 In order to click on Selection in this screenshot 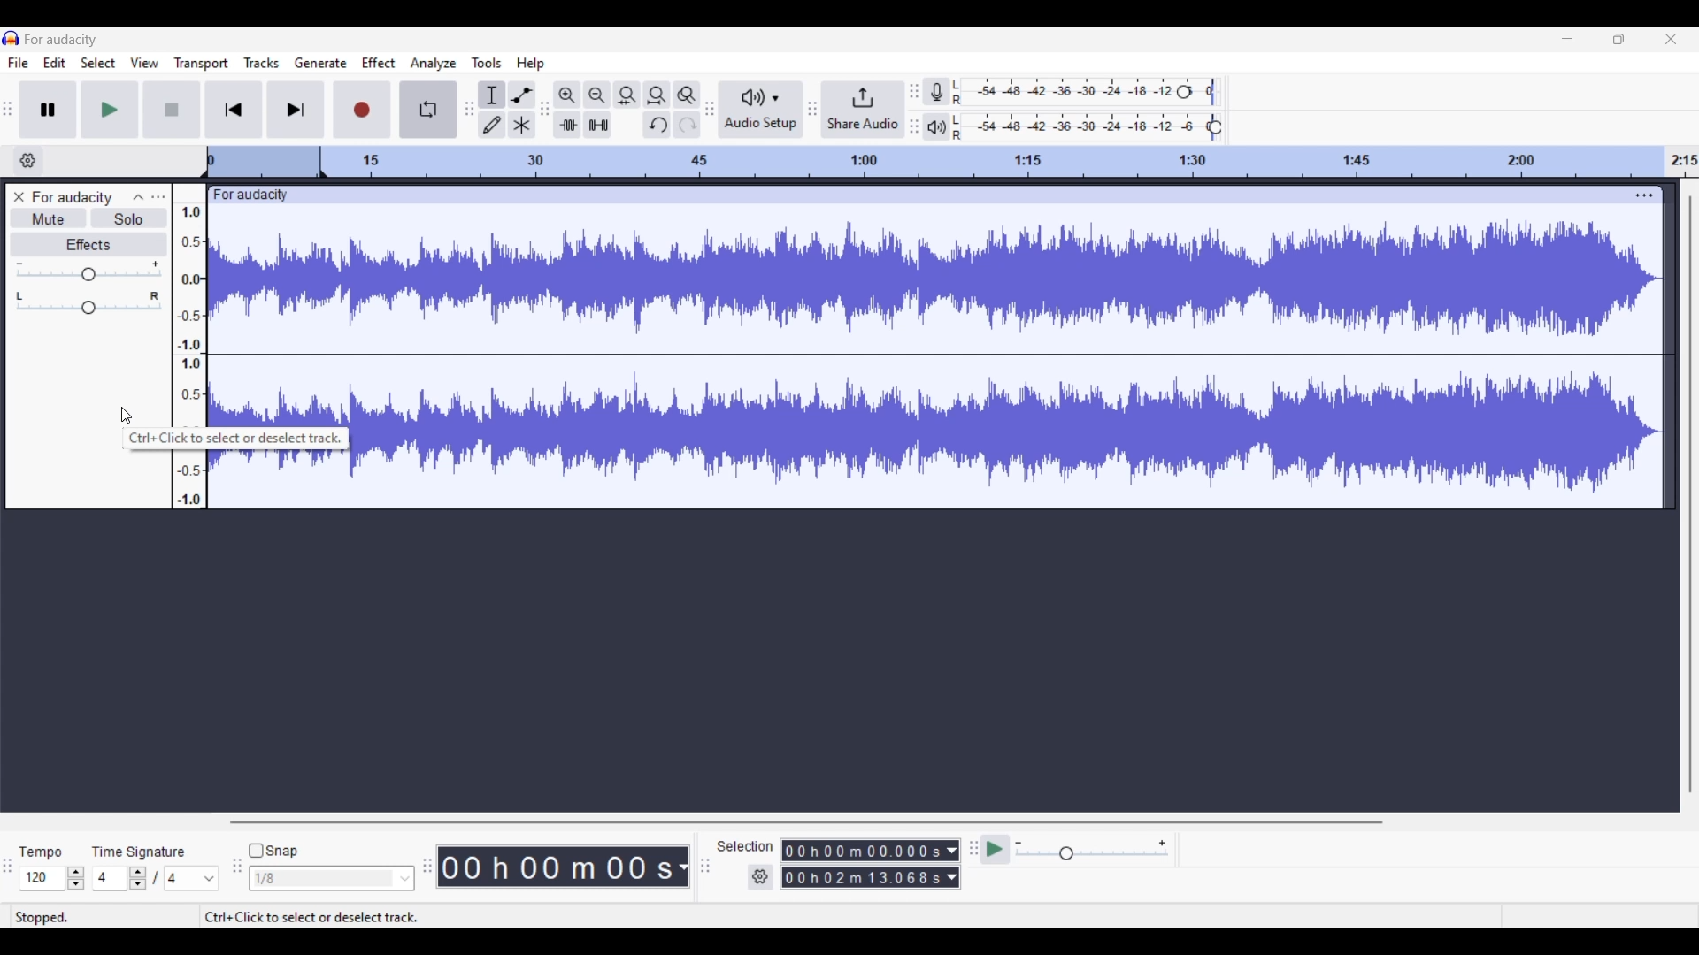, I will do `click(745, 848)`.